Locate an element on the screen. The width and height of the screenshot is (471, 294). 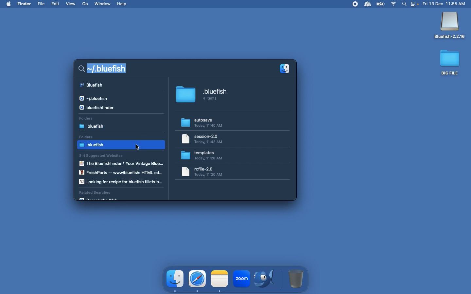
Extensions is located at coordinates (361, 4).